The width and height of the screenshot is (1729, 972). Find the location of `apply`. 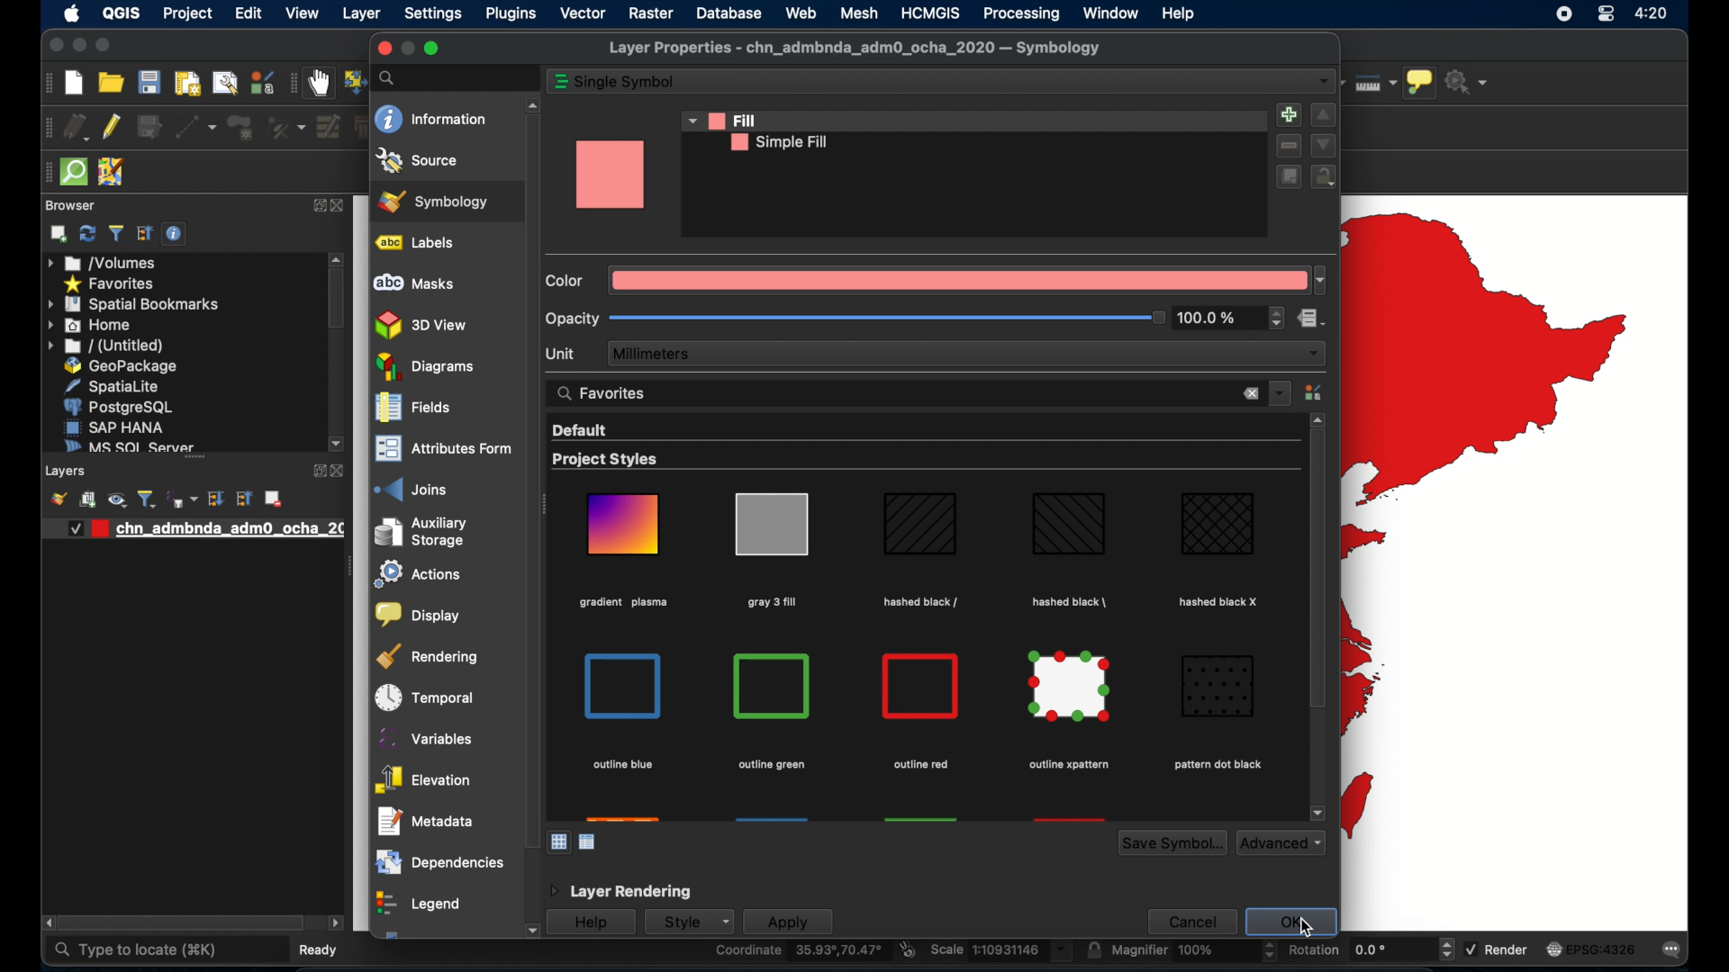

apply is located at coordinates (788, 922).